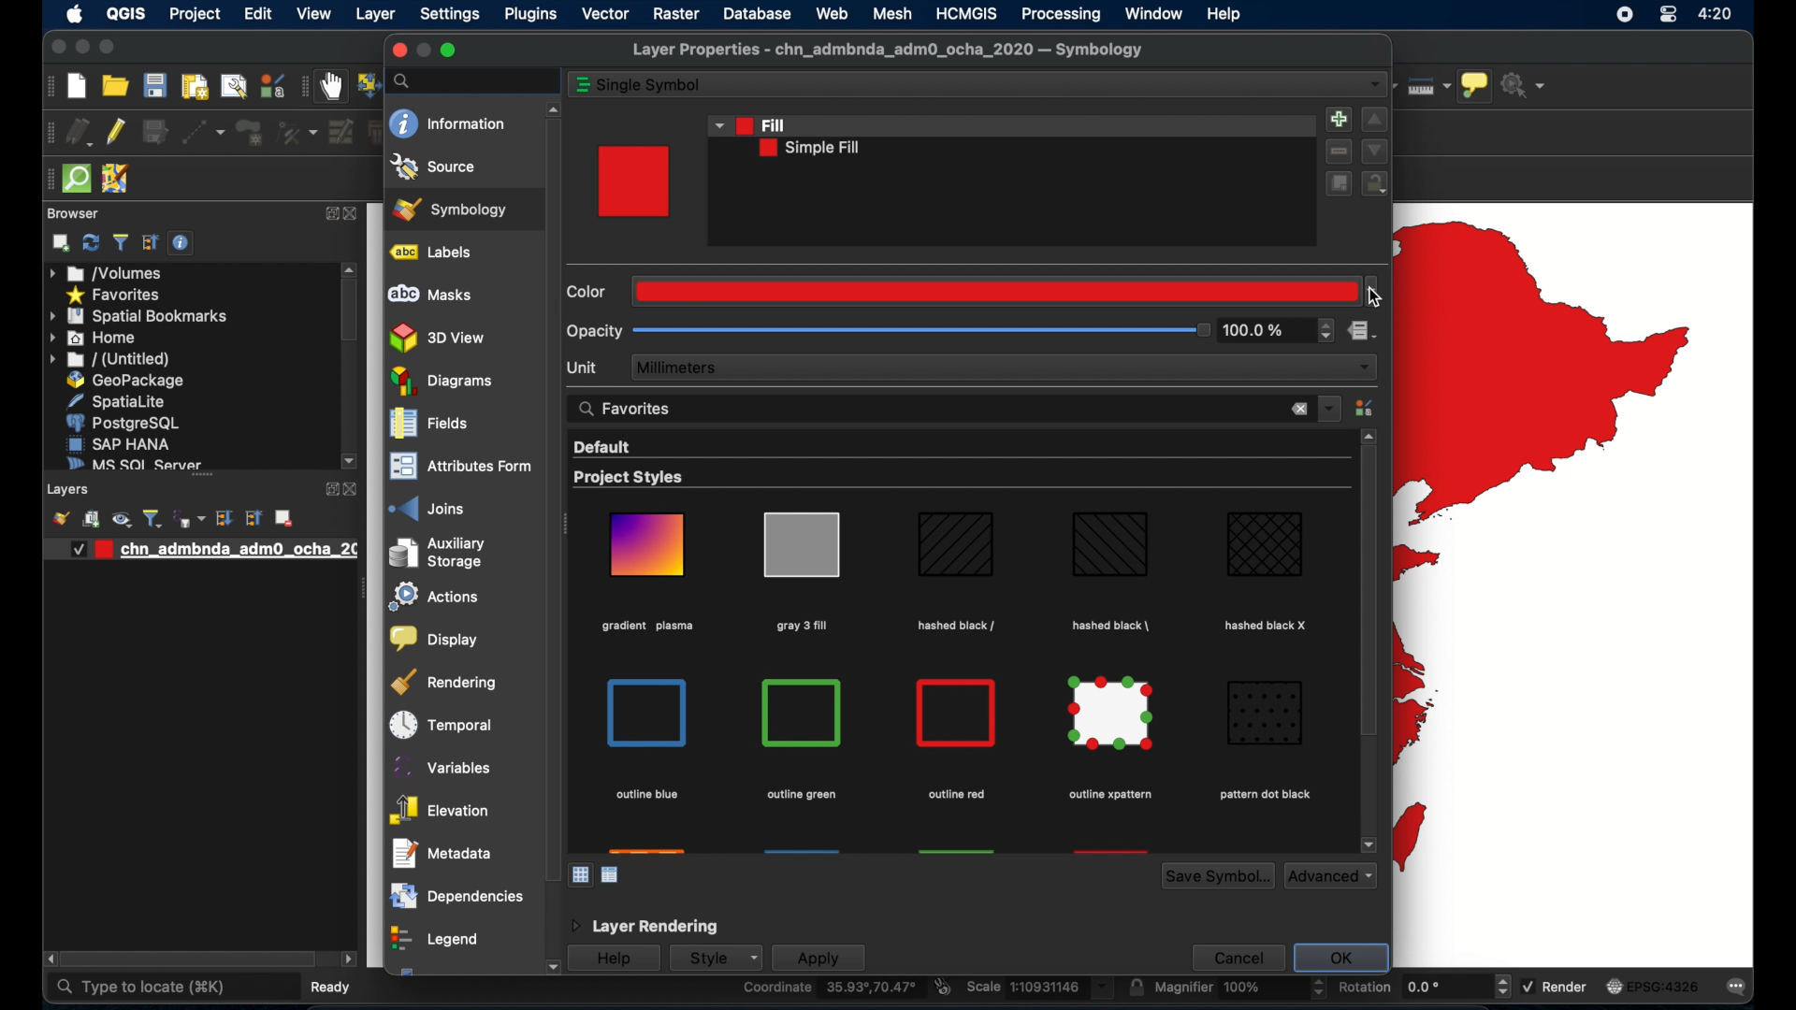 The width and height of the screenshot is (1796, 1010). What do you see at coordinates (48, 86) in the screenshot?
I see `project toolbar` at bounding box center [48, 86].